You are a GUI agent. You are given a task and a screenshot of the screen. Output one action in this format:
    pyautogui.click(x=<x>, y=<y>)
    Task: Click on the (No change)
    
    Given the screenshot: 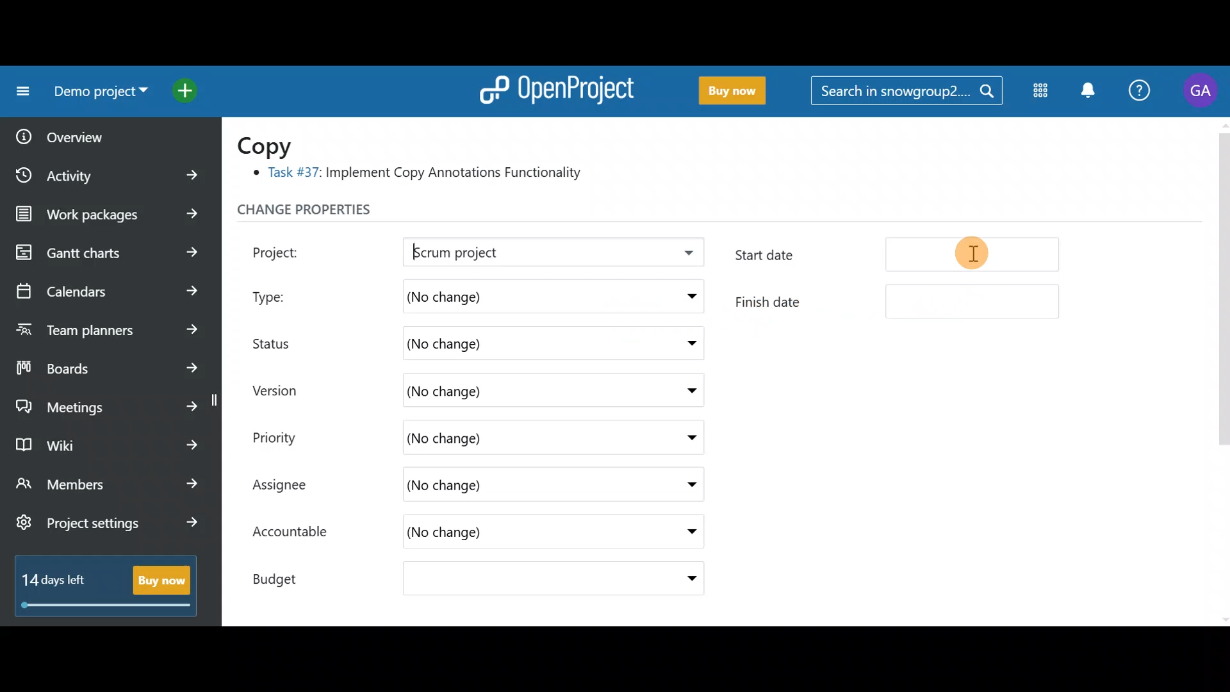 What is the action you would take?
    pyautogui.click(x=484, y=438)
    